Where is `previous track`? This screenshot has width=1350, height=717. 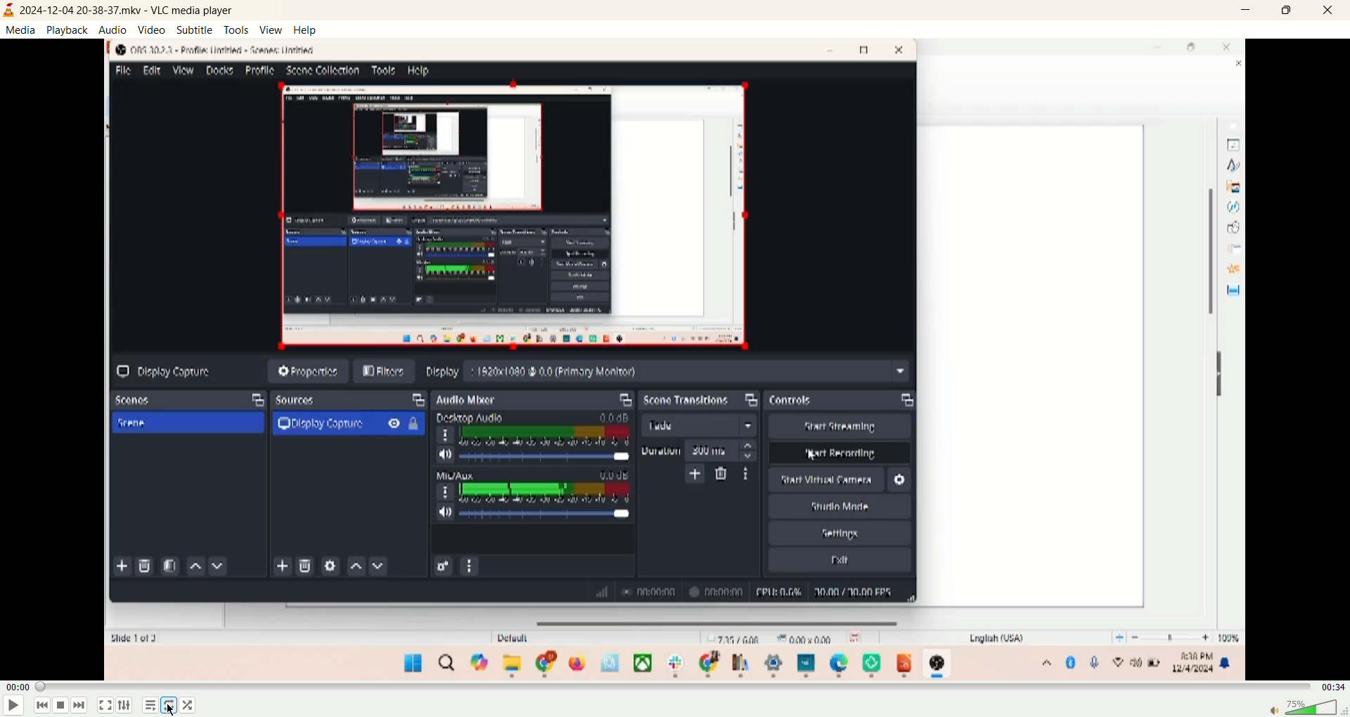 previous track is located at coordinates (42, 706).